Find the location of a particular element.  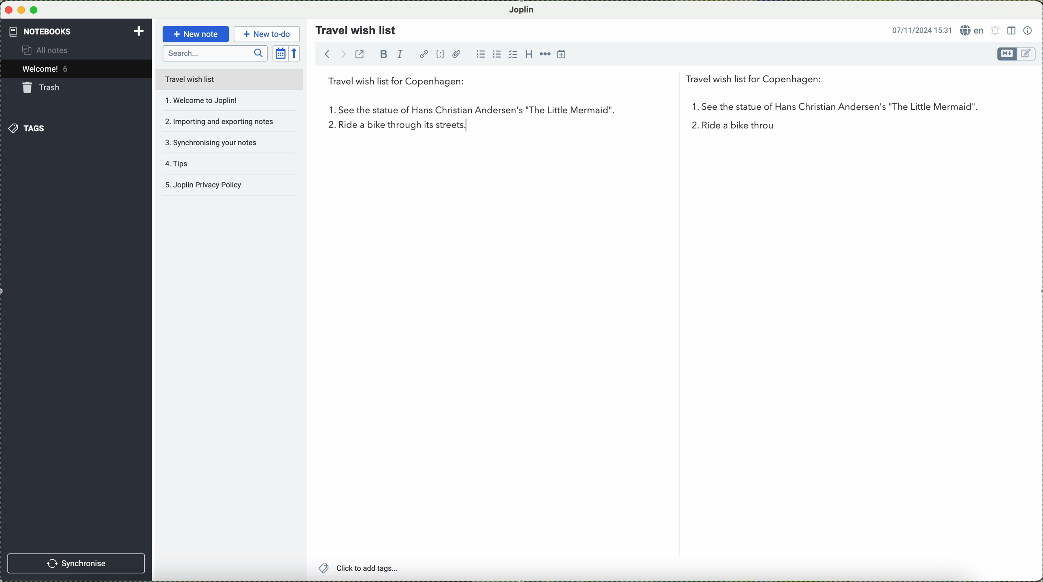

importing and exporting notes is located at coordinates (219, 121).